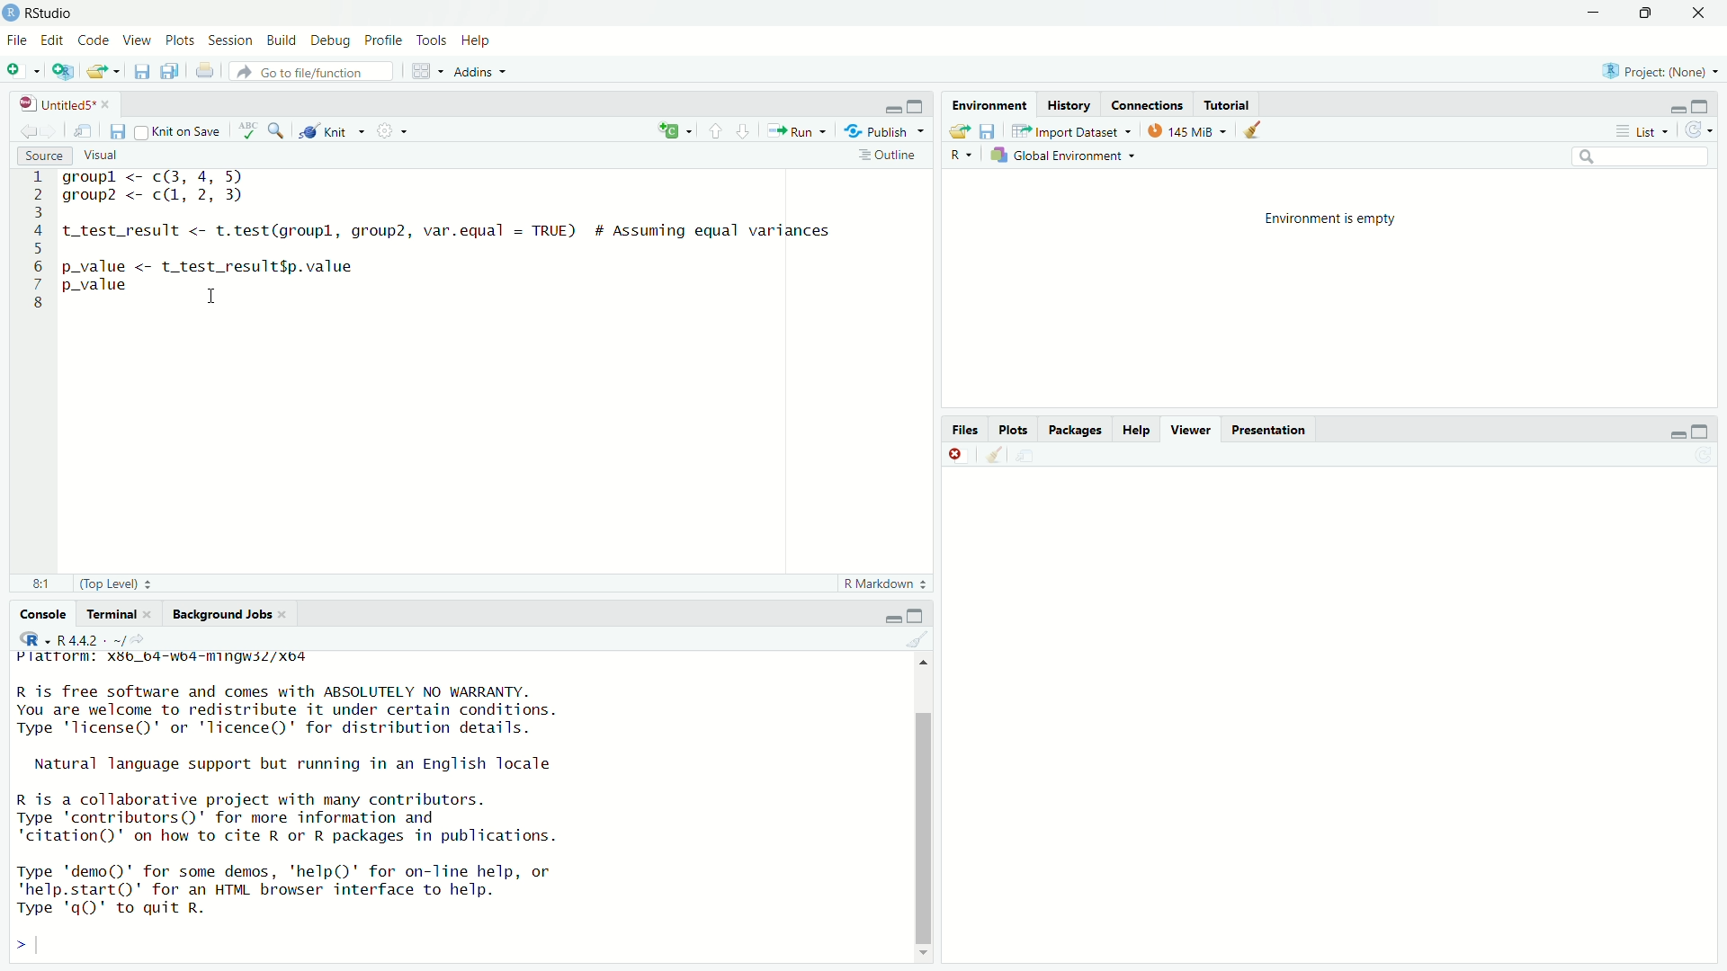 Image resolution: width=1727 pixels, height=971 pixels. Describe the element at coordinates (233, 38) in the screenshot. I see `Session` at that location.